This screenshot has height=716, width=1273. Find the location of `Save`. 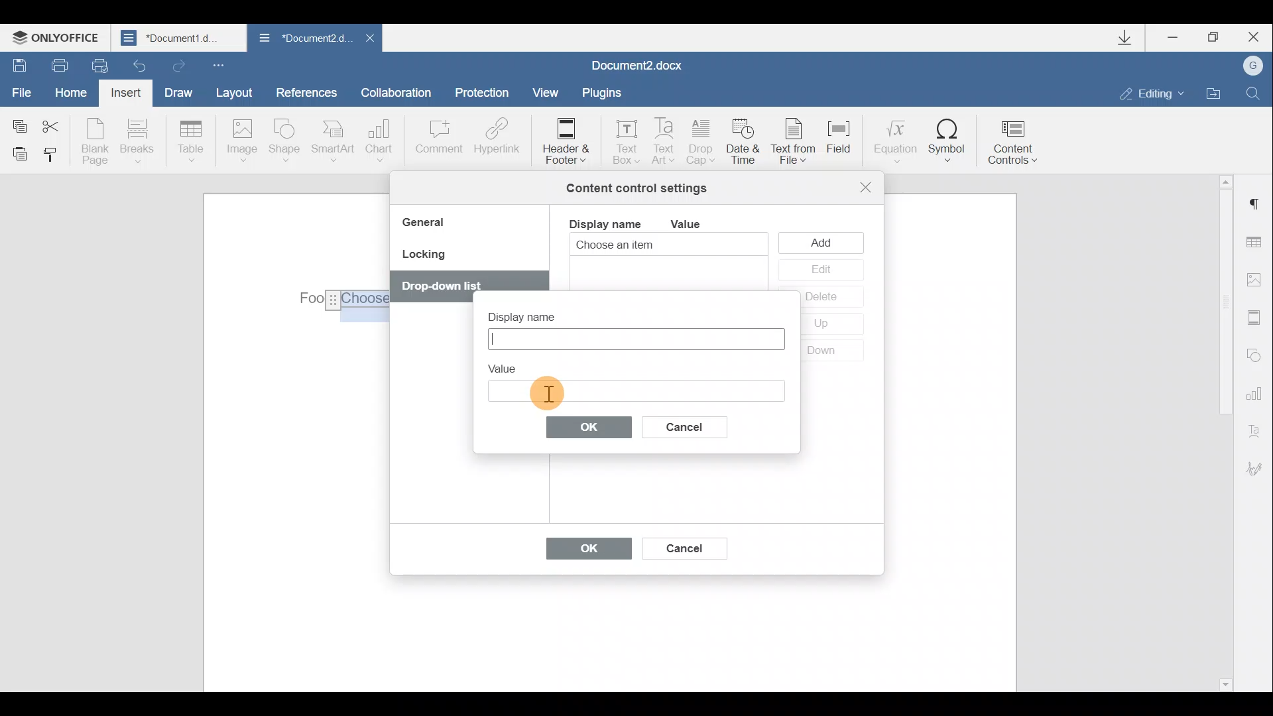

Save is located at coordinates (15, 64).